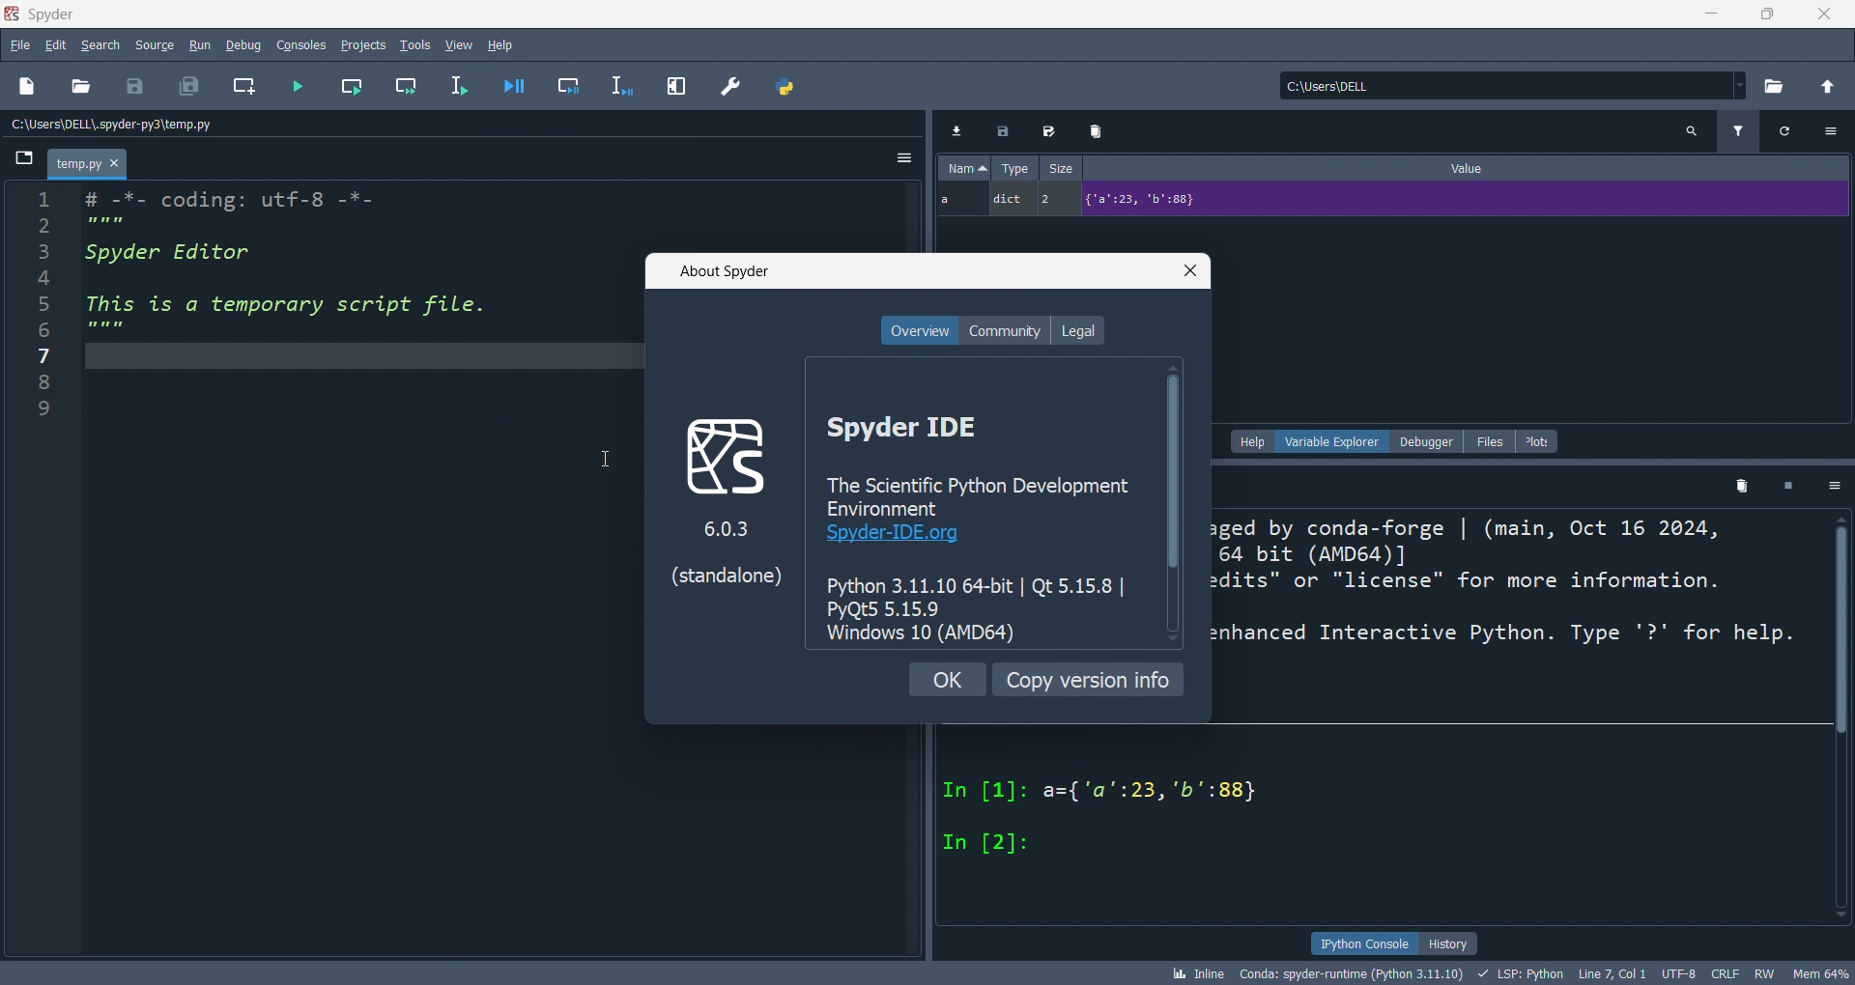  What do you see at coordinates (1830, 86) in the screenshot?
I see `open parent directory` at bounding box center [1830, 86].